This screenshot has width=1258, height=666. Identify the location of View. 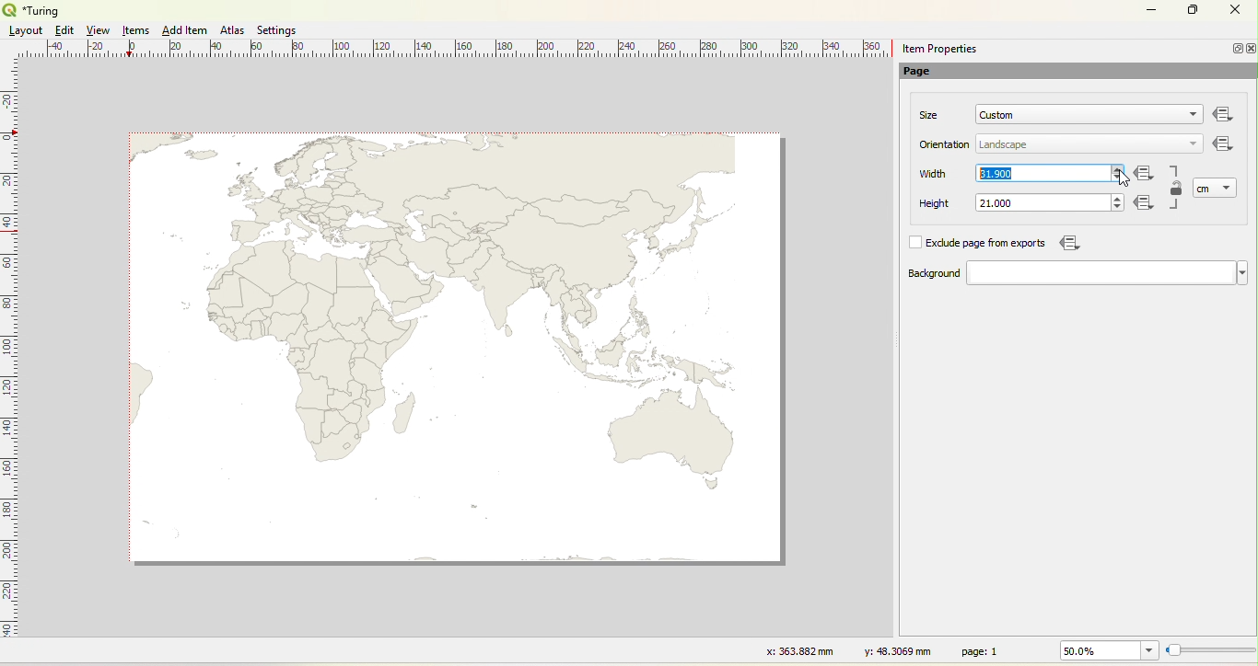
(99, 30).